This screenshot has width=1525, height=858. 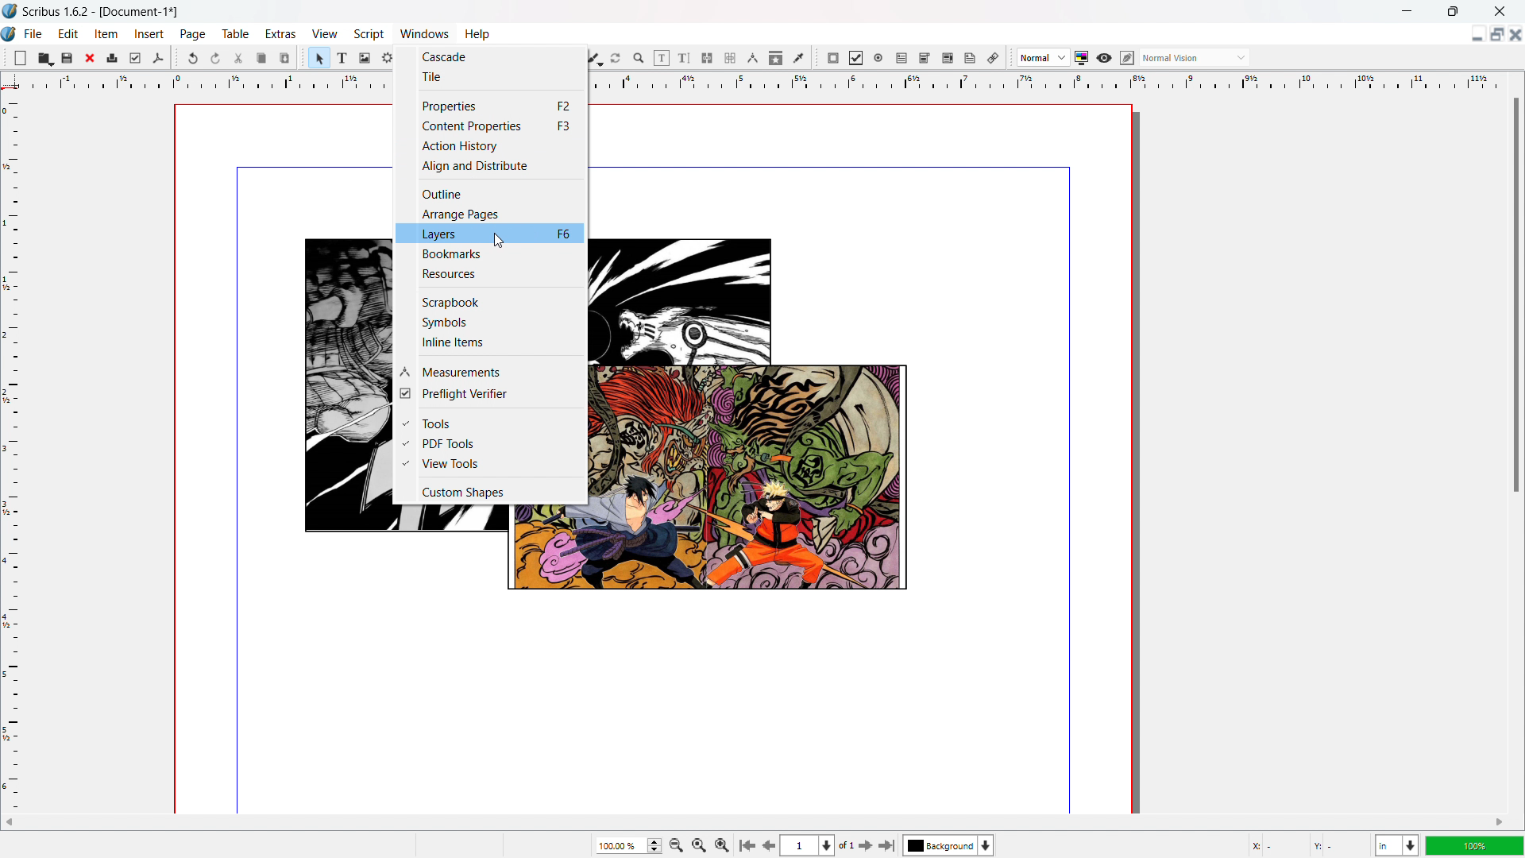 I want to click on tile, so click(x=490, y=76).